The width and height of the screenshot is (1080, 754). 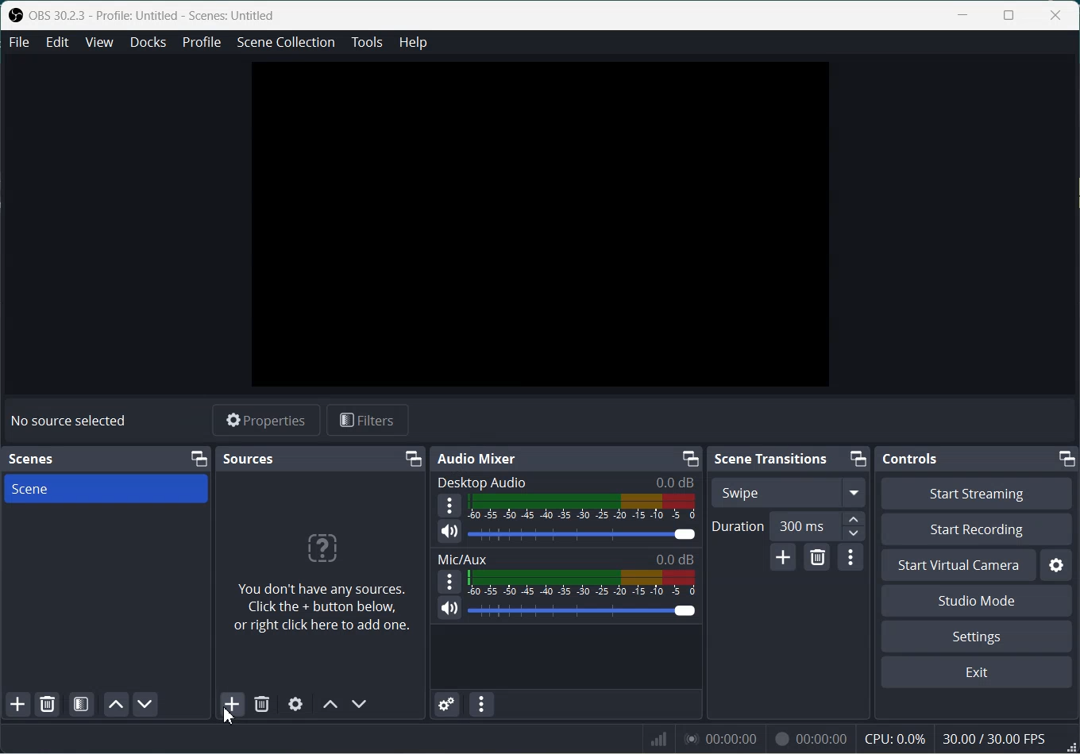 I want to click on View, so click(x=99, y=41).